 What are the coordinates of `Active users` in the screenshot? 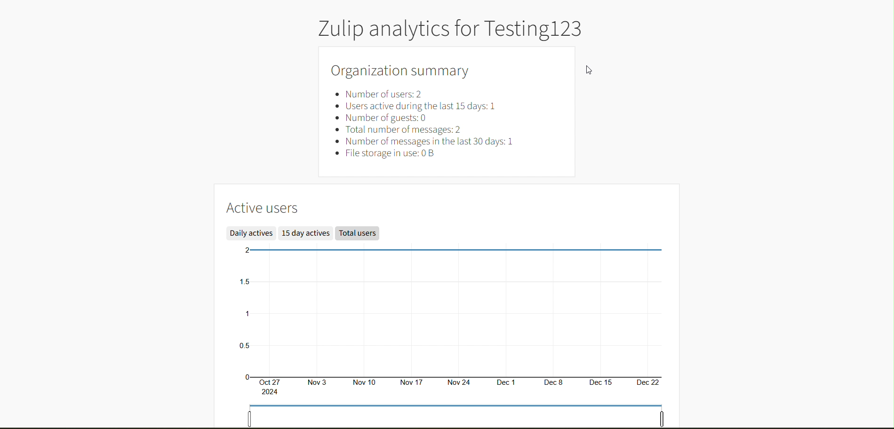 It's located at (264, 207).